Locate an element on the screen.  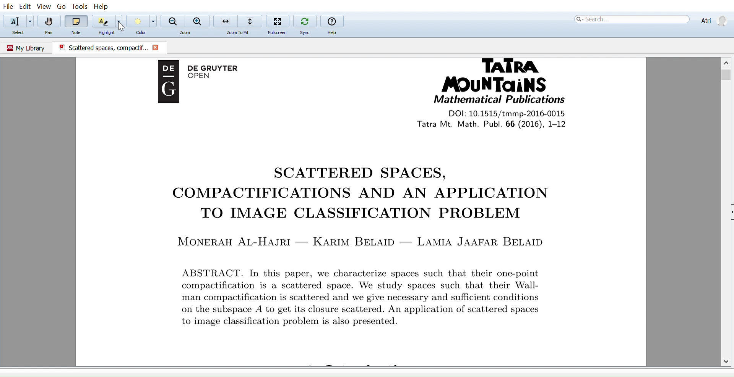
Fullscreen is located at coordinates (278, 21).